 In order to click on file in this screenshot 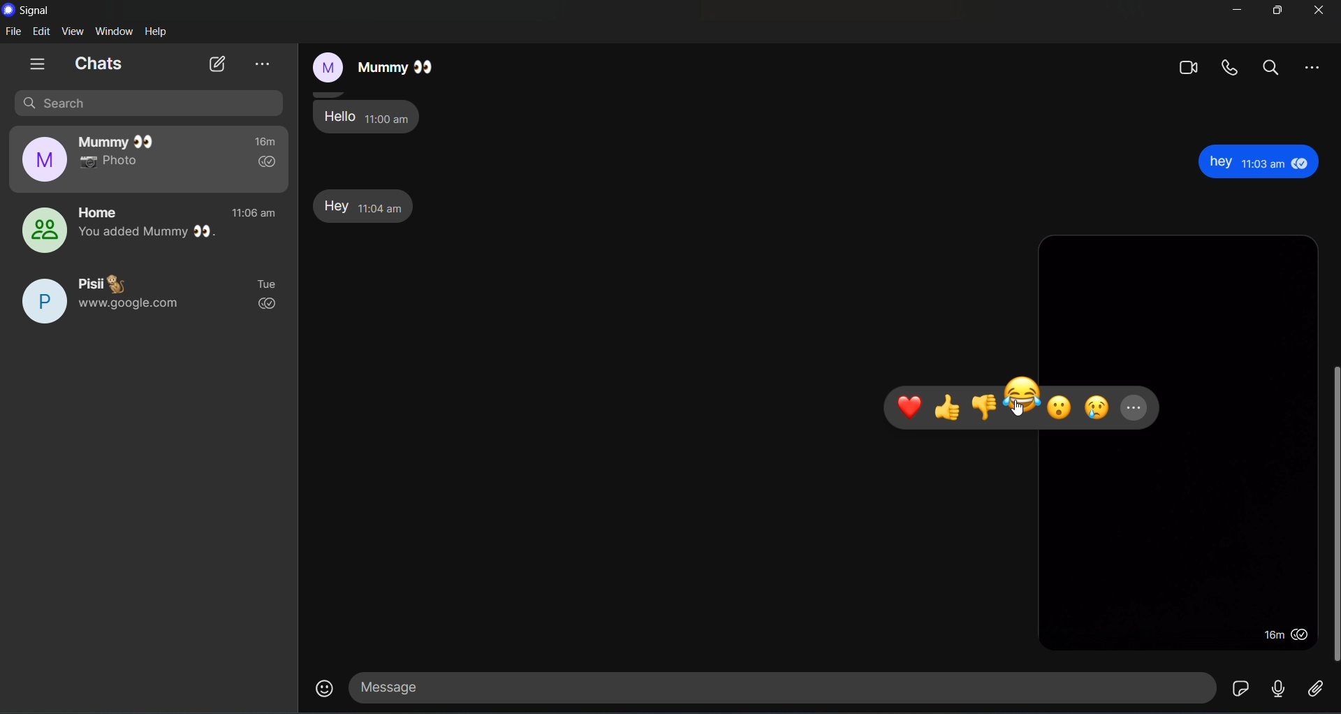, I will do `click(13, 32)`.